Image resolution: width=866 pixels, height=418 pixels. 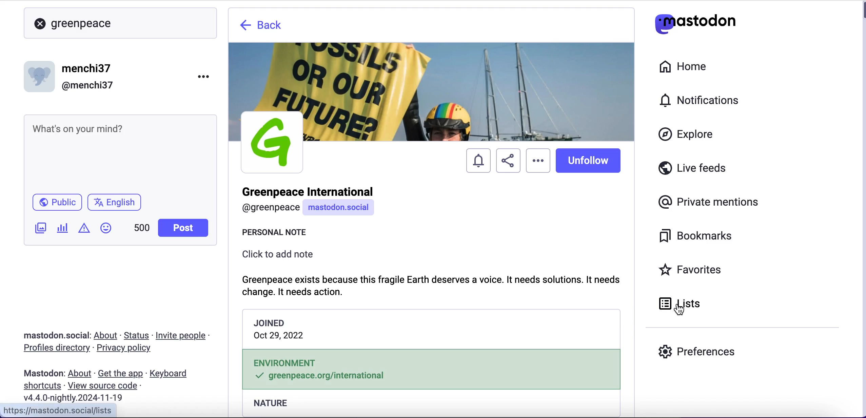 I want to click on click to add note, so click(x=279, y=255).